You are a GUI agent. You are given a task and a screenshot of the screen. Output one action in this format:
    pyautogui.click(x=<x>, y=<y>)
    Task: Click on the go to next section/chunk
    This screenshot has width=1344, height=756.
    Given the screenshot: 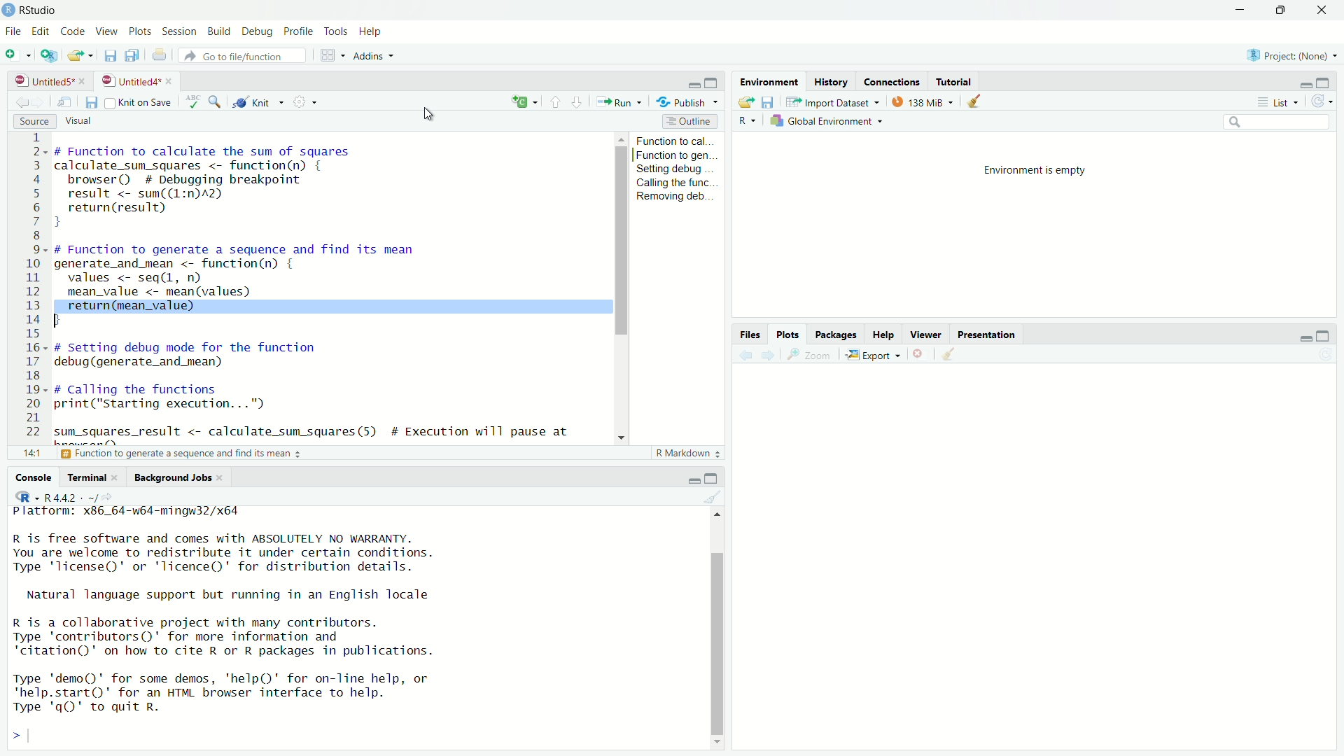 What is the action you would take?
    pyautogui.click(x=575, y=103)
    